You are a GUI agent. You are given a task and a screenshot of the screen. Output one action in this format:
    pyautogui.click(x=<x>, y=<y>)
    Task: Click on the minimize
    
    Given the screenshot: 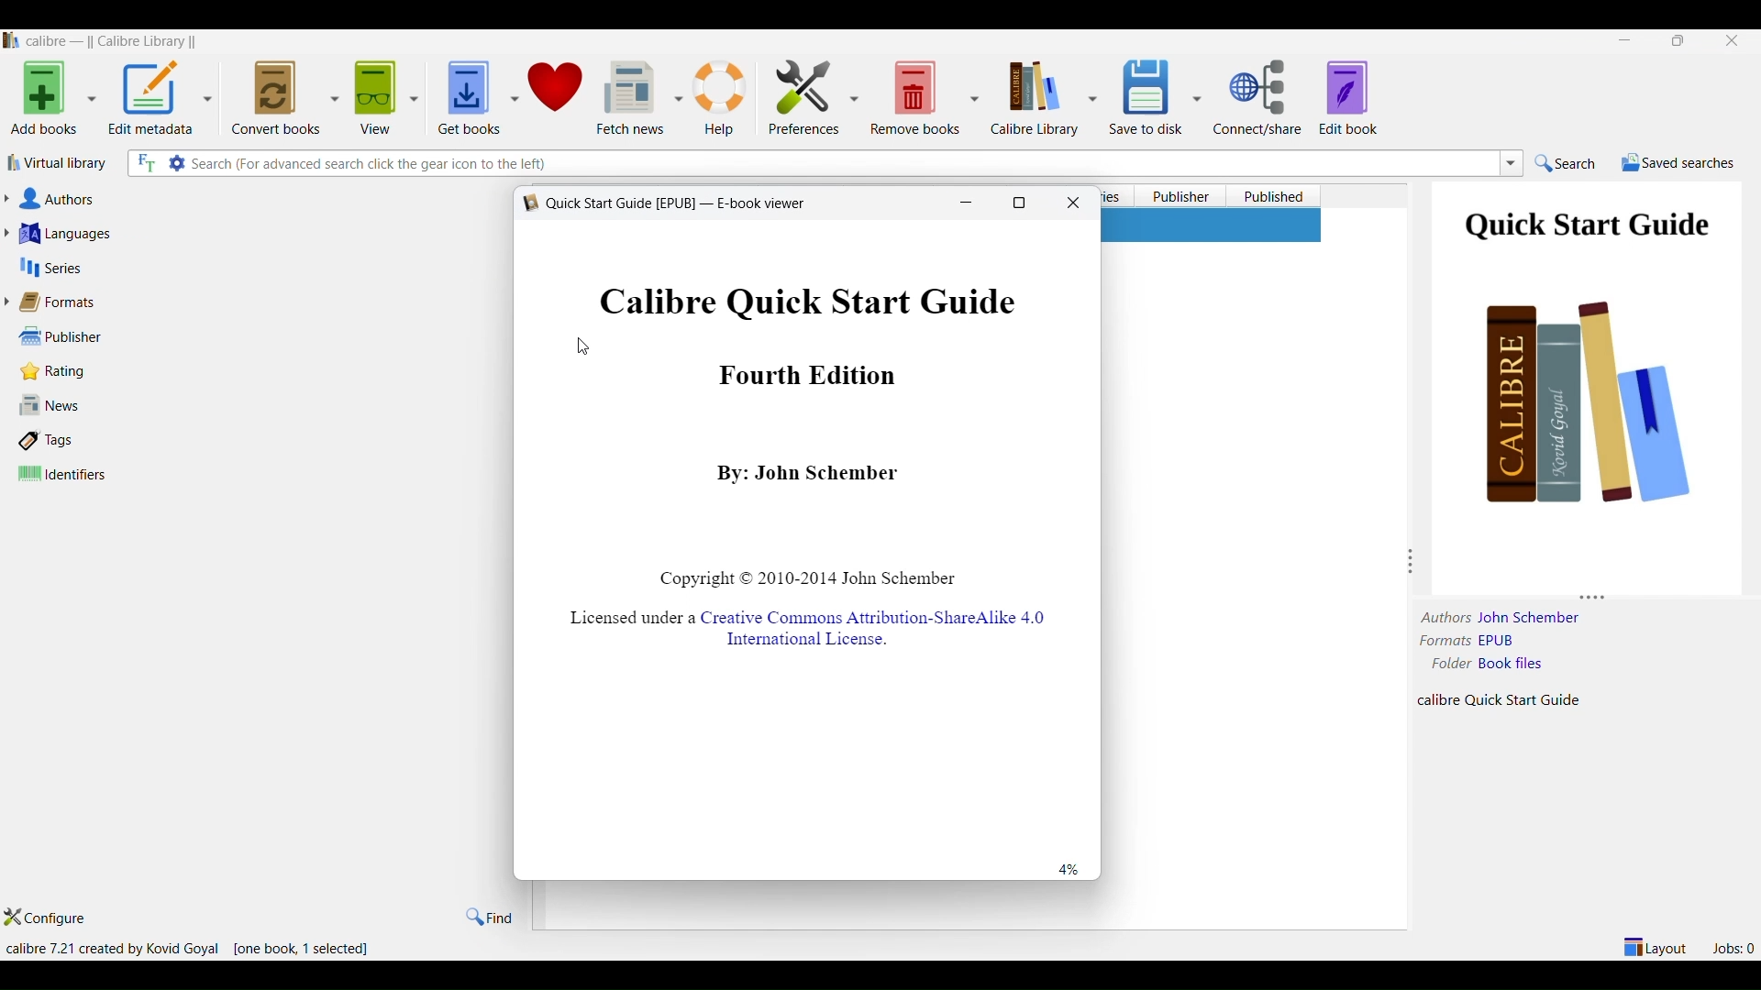 What is the action you would take?
    pyautogui.click(x=967, y=199)
    